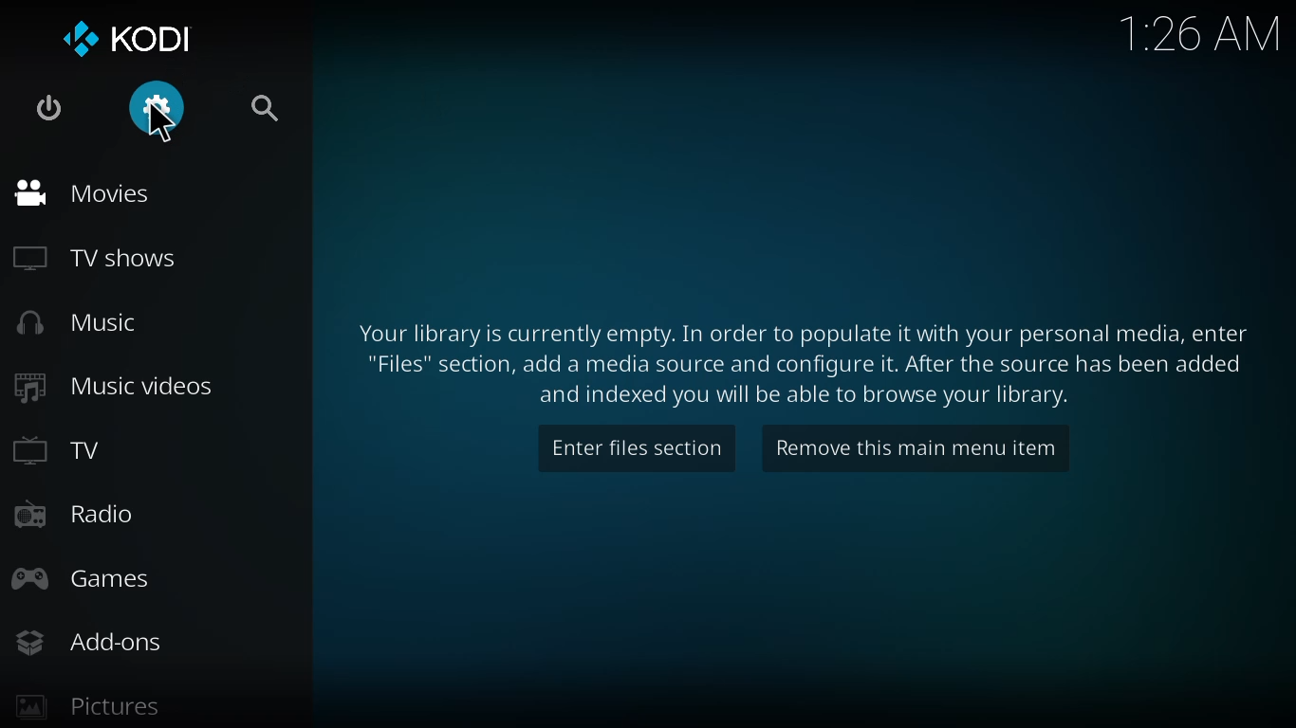 This screenshot has height=728, width=1296. What do you see at coordinates (84, 192) in the screenshot?
I see `movies` at bounding box center [84, 192].